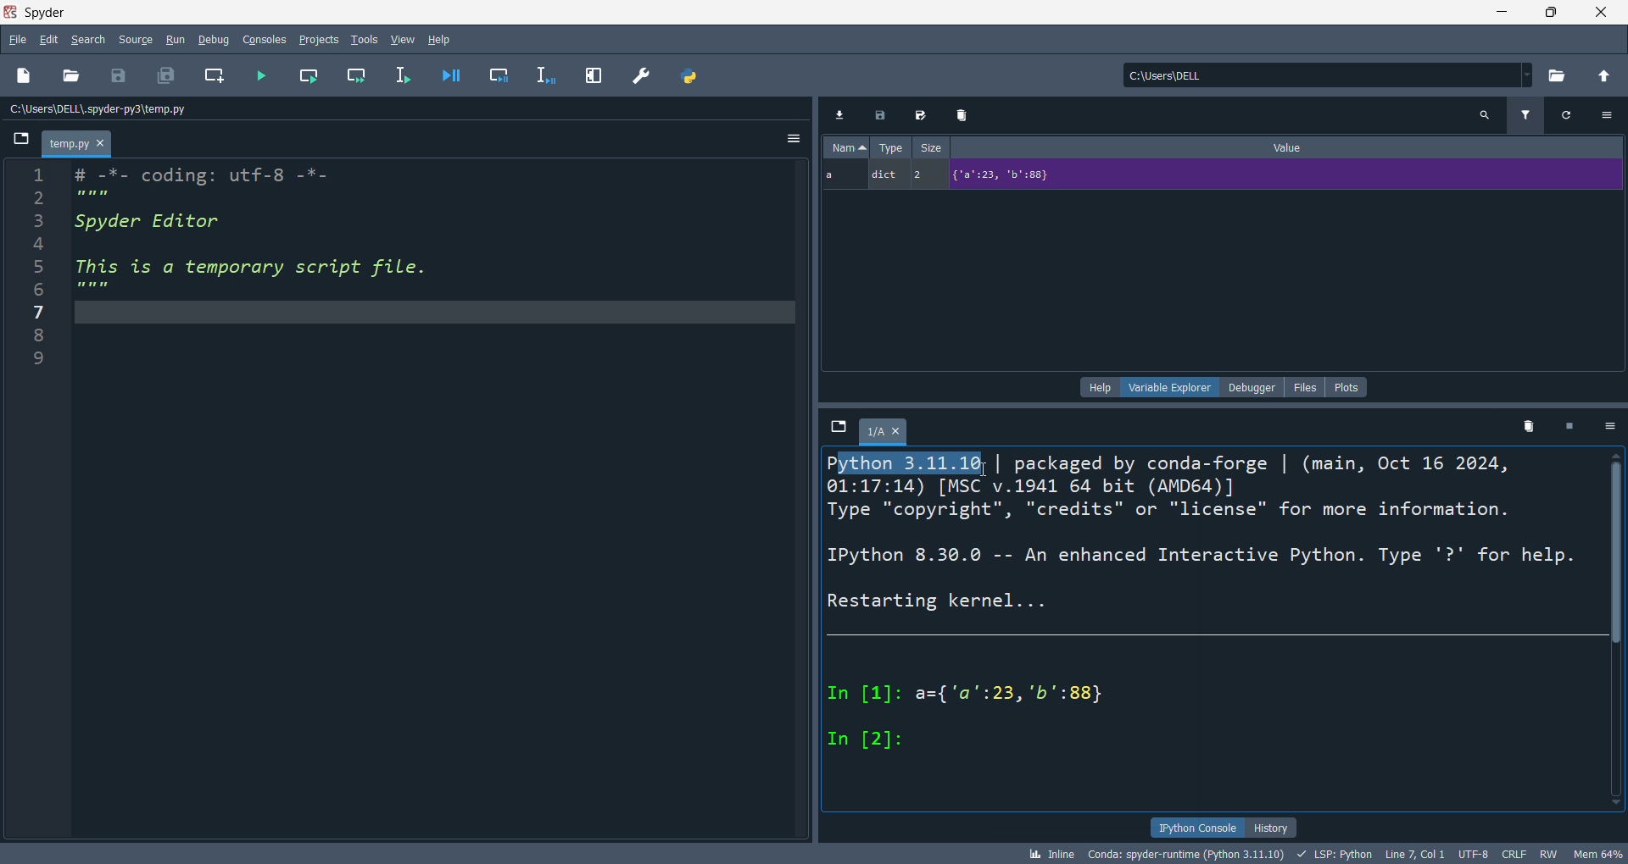 The height and width of the screenshot is (864, 1628). What do you see at coordinates (913, 464) in the screenshot?
I see `selected text: ython 3.11.10` at bounding box center [913, 464].